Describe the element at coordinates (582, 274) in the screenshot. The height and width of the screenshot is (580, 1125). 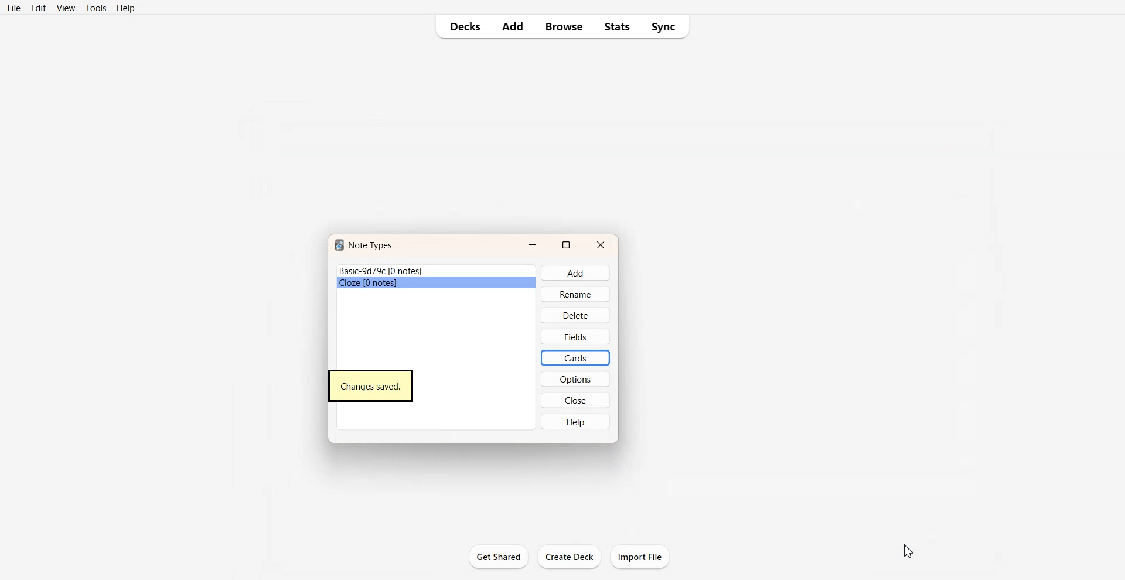
I see `add` at that location.